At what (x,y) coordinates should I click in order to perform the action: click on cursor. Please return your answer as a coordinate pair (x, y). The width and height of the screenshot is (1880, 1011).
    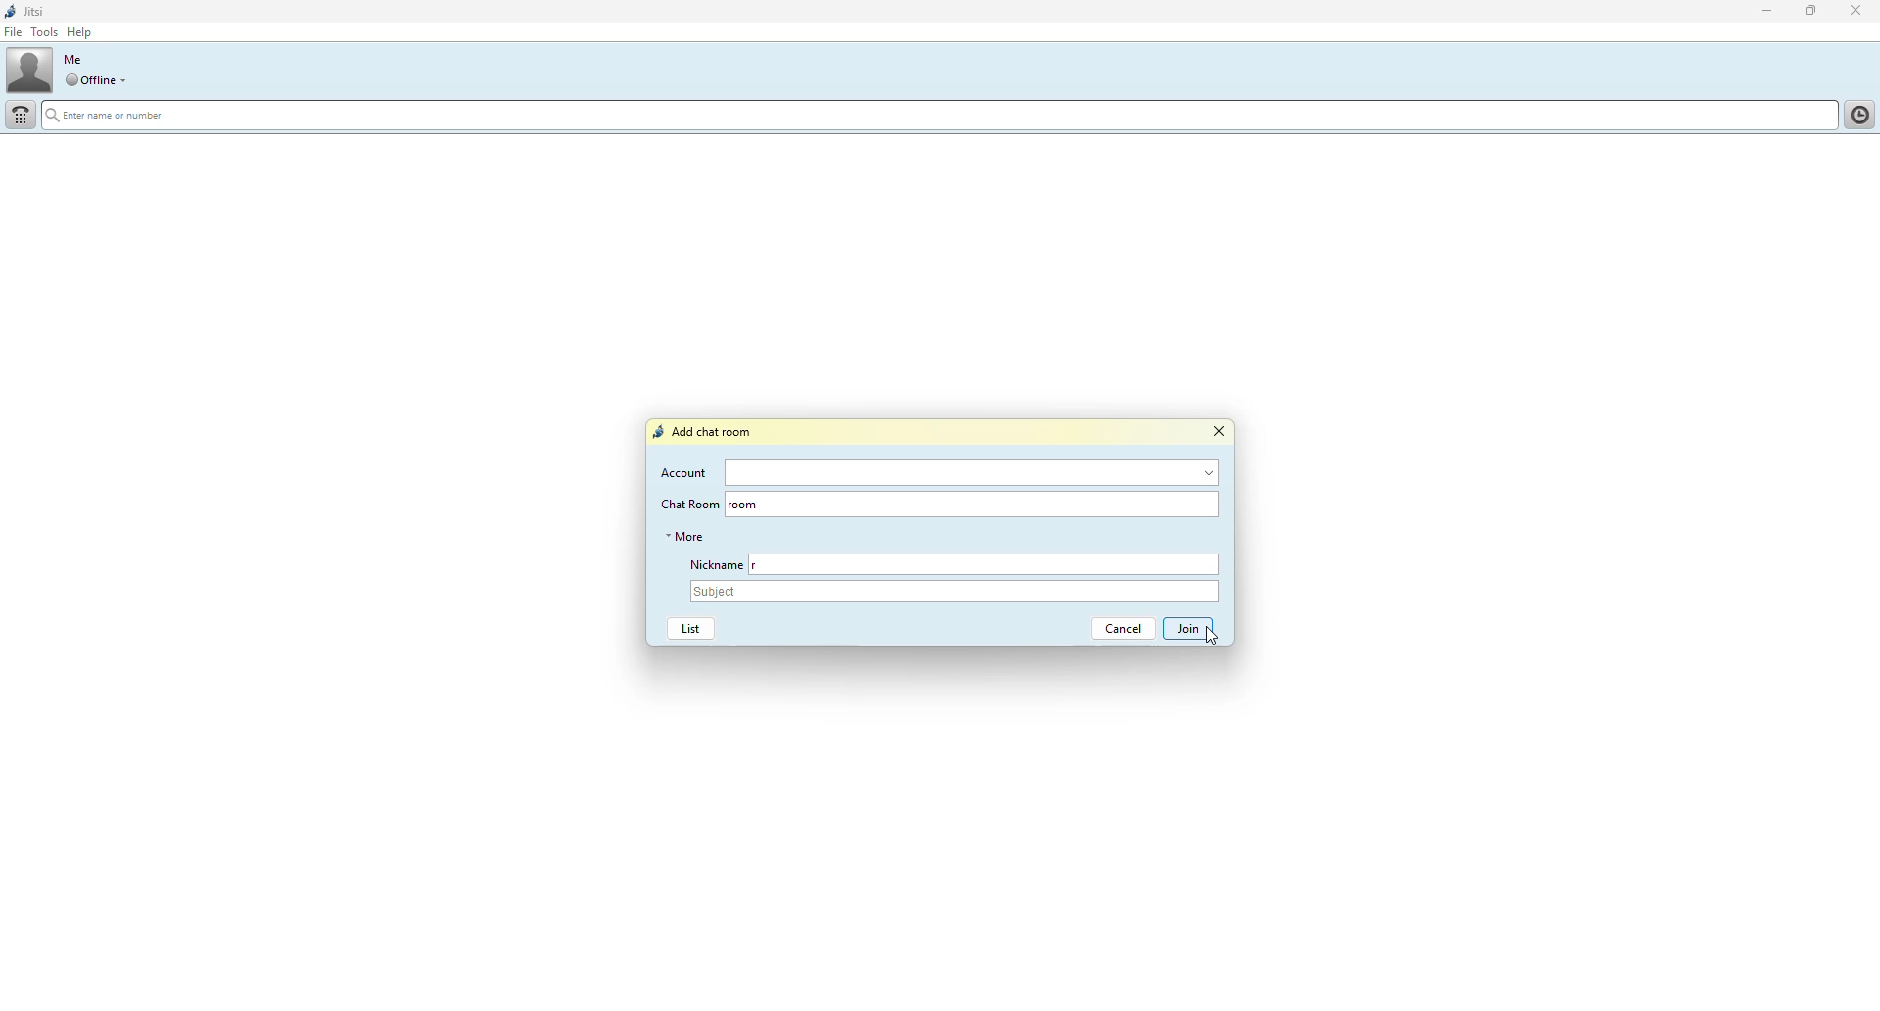
    Looking at the image, I should click on (1207, 638).